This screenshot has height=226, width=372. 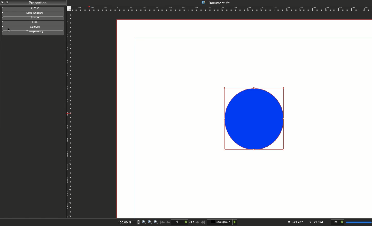 I want to click on zoom in and out, so click(x=137, y=222).